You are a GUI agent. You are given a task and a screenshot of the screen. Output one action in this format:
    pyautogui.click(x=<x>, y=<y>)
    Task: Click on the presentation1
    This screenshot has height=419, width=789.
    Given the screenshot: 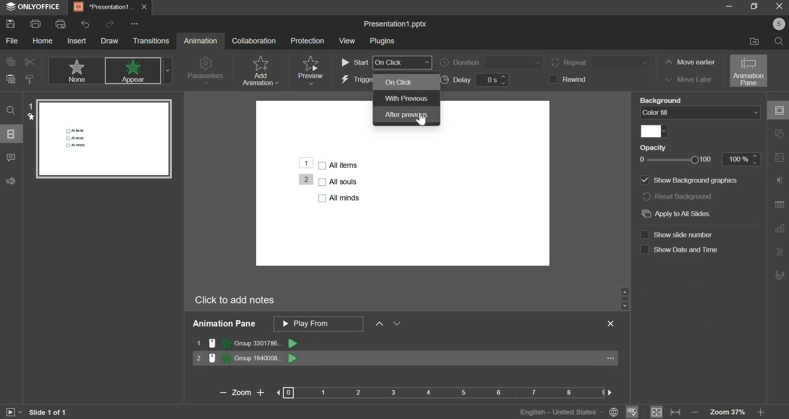 What is the action you would take?
    pyautogui.click(x=102, y=7)
    